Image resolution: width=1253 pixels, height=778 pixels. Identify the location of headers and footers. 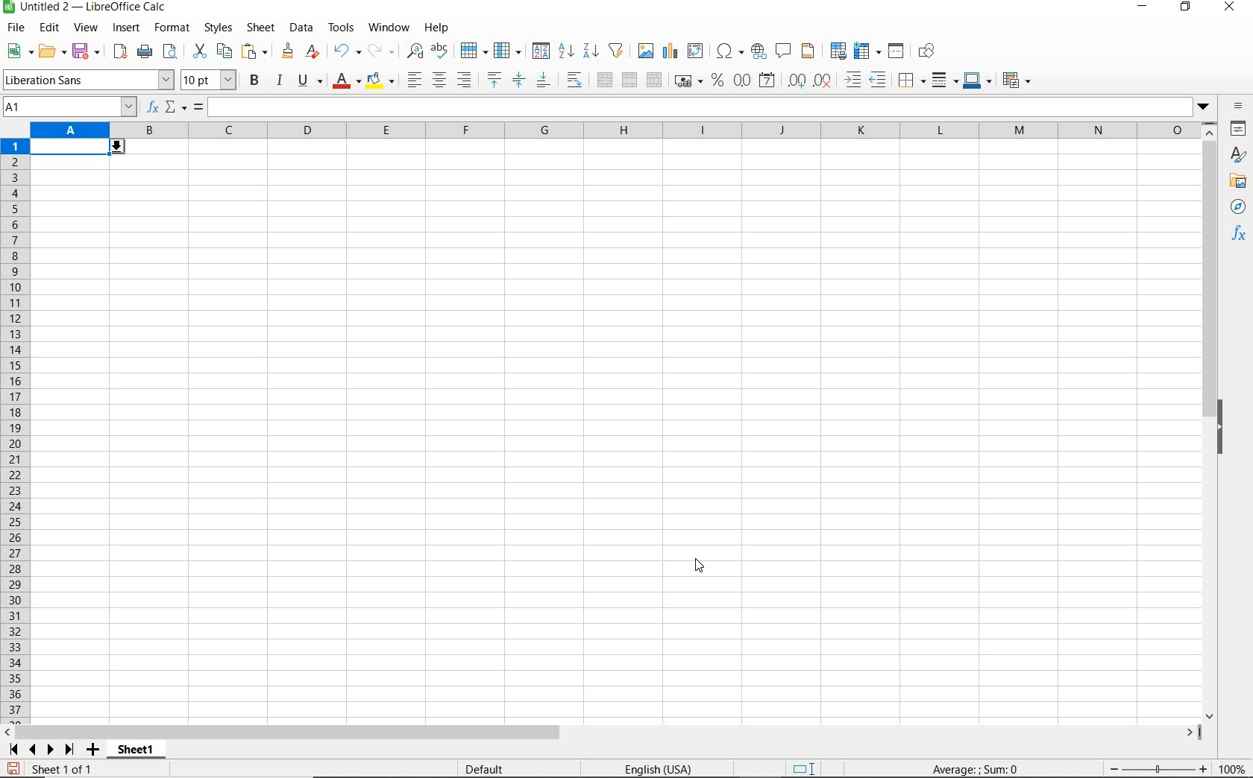
(811, 51).